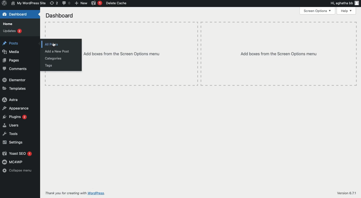 The width and height of the screenshot is (361, 198). What do you see at coordinates (48, 66) in the screenshot?
I see `Tags` at bounding box center [48, 66].